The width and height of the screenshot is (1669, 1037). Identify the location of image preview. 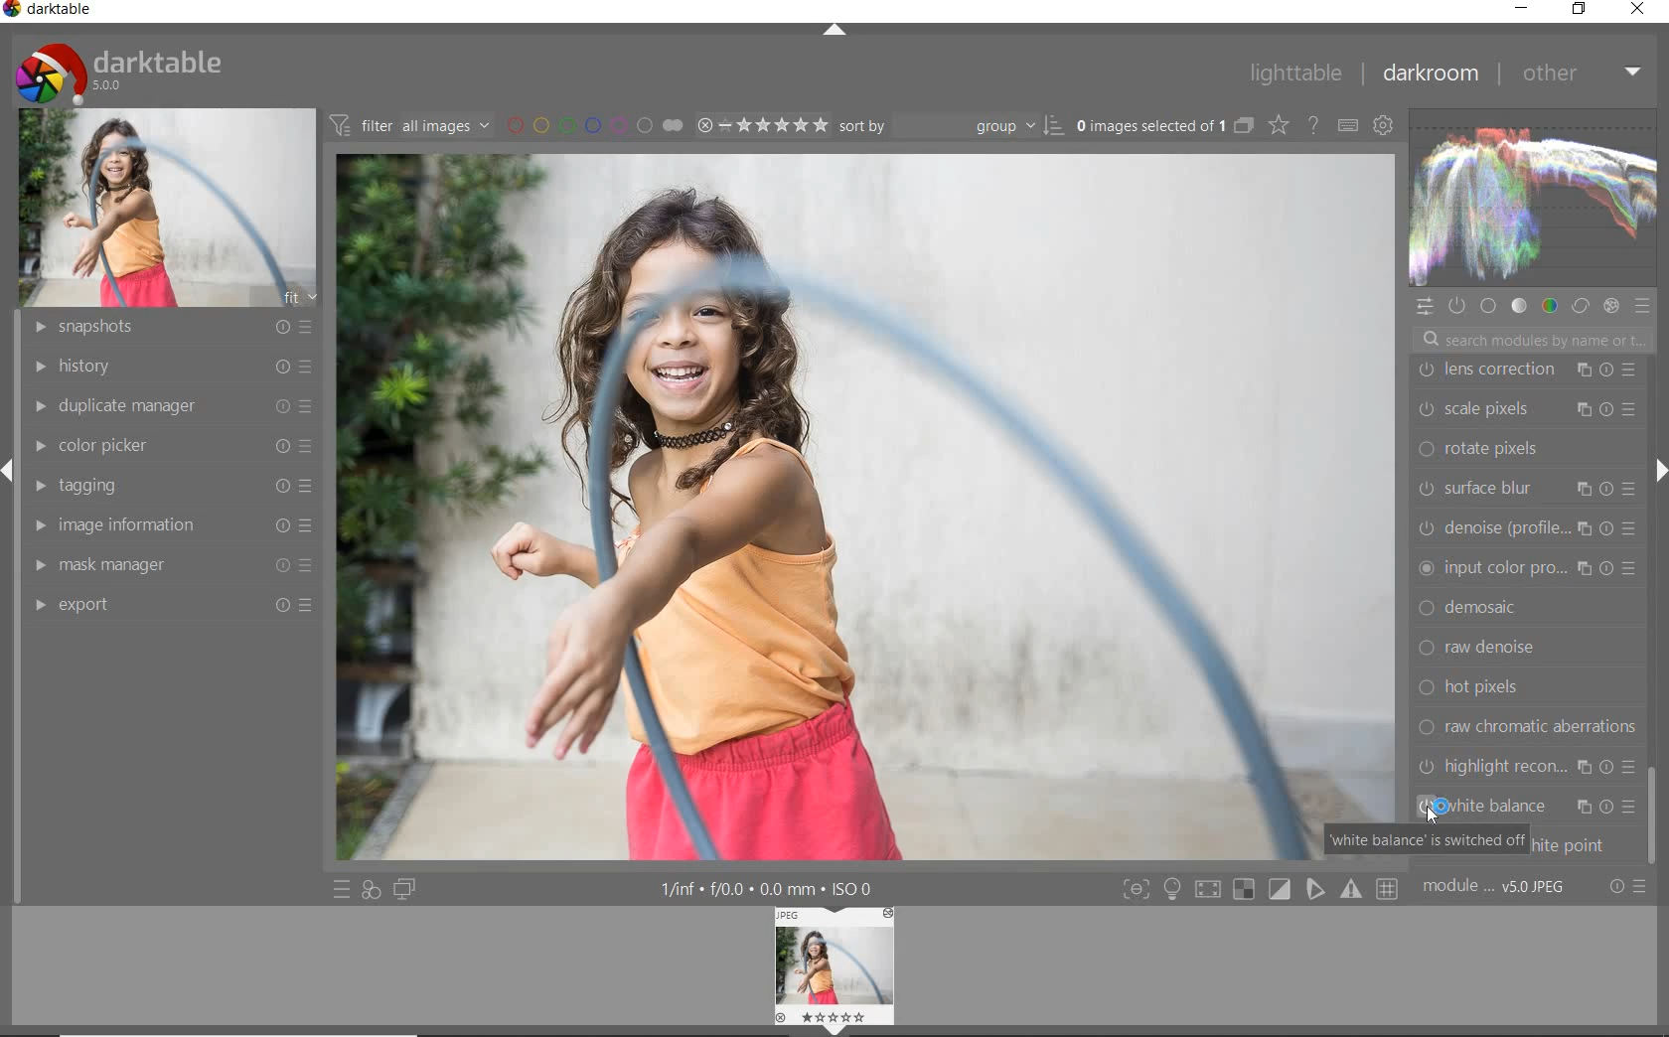
(835, 971).